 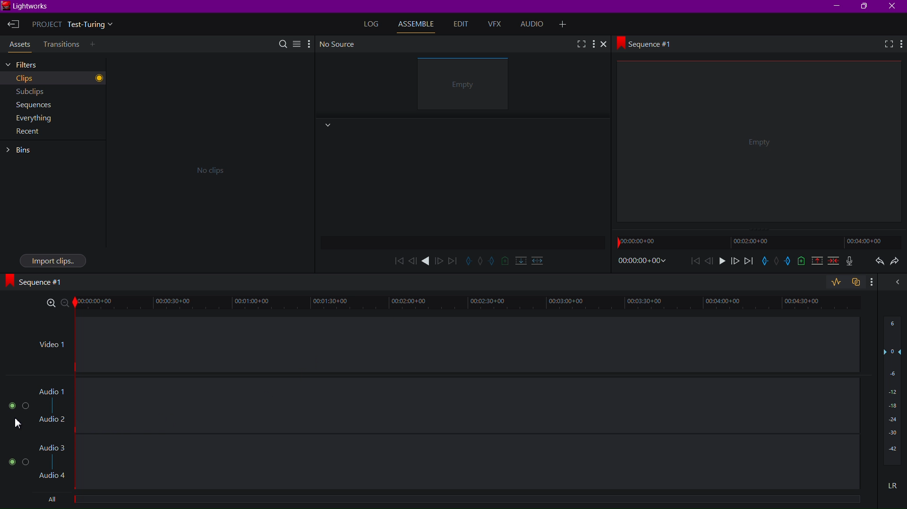 I want to click on play, so click(x=427, y=261).